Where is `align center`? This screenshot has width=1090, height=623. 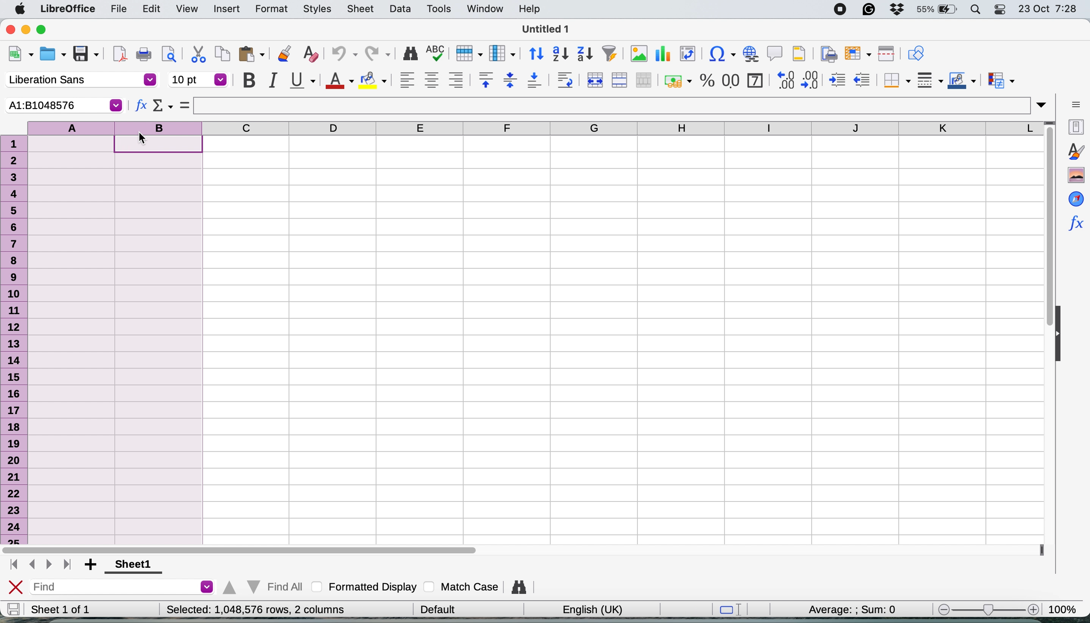 align center is located at coordinates (431, 80).